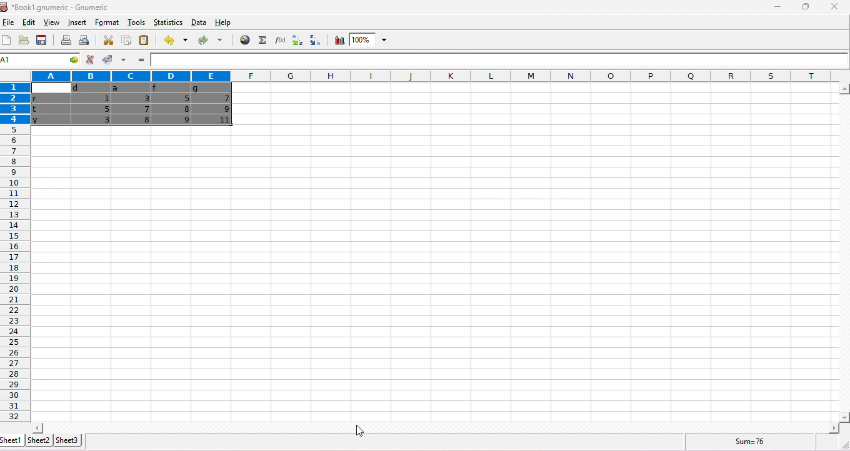 The width and height of the screenshot is (850, 451). What do you see at coordinates (76, 22) in the screenshot?
I see `insert` at bounding box center [76, 22].